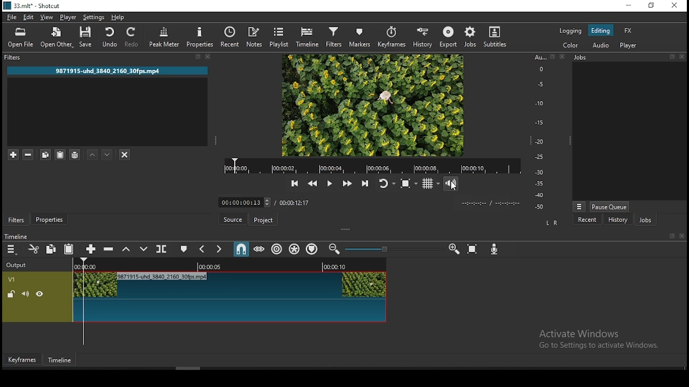  I want to click on remove selected filters, so click(29, 155).